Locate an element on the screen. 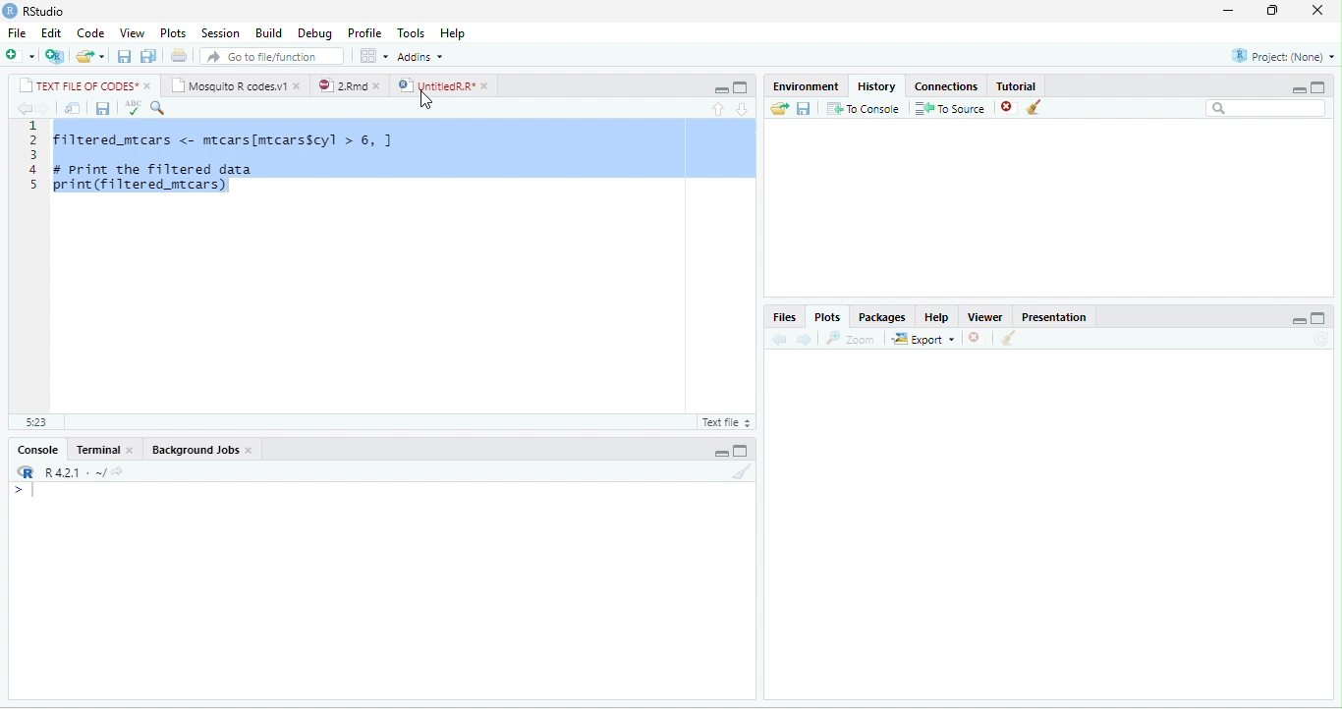 The height and width of the screenshot is (709, 1342). close is located at coordinates (299, 87).